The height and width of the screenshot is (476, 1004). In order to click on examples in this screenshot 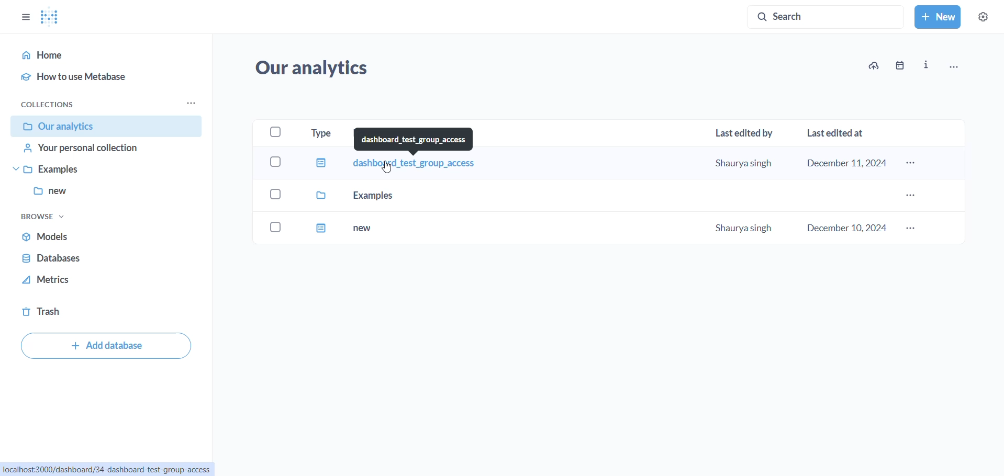, I will do `click(526, 195)`.